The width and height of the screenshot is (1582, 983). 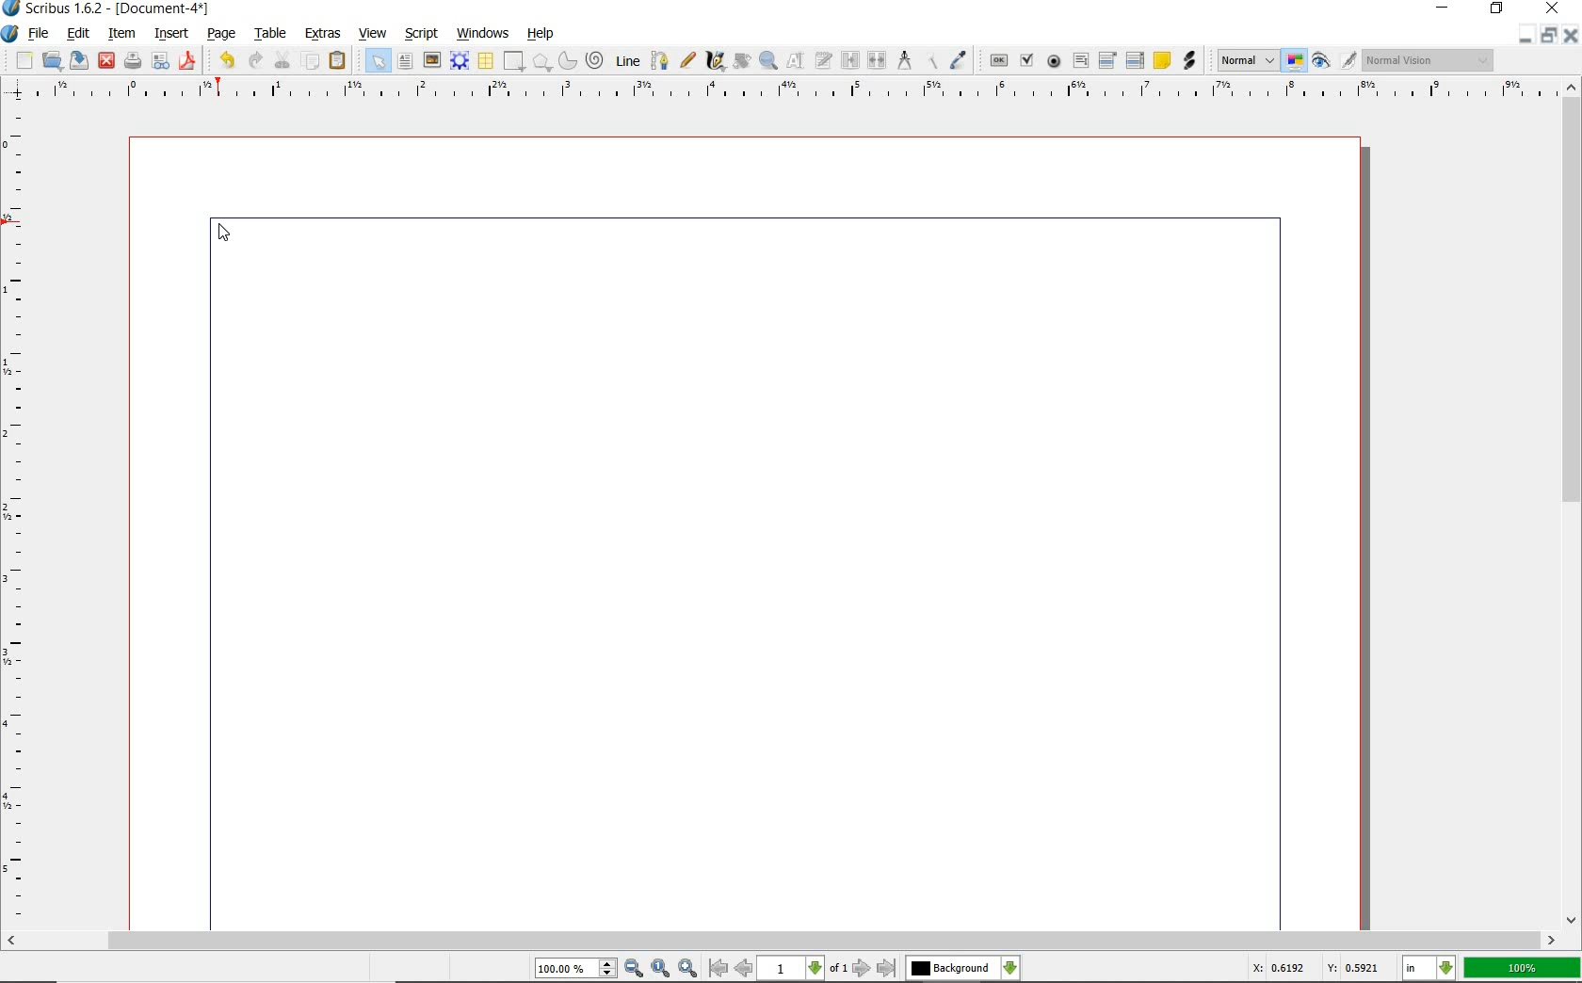 I want to click on go to next page, so click(x=863, y=968).